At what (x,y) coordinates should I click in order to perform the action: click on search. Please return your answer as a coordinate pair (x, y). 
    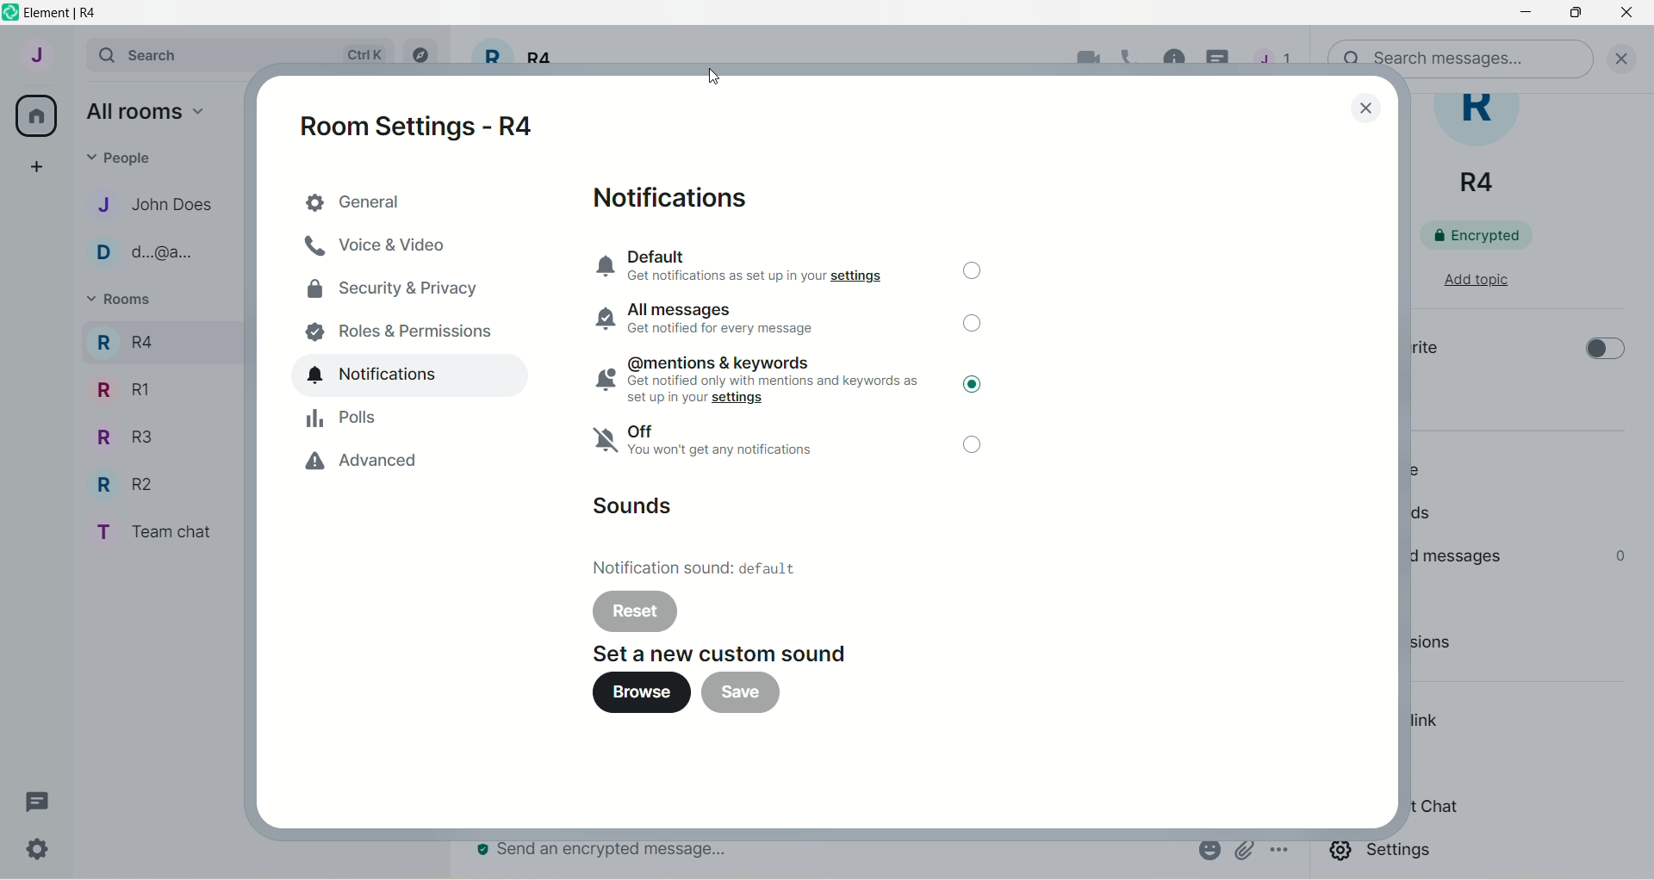
    Looking at the image, I should click on (149, 53).